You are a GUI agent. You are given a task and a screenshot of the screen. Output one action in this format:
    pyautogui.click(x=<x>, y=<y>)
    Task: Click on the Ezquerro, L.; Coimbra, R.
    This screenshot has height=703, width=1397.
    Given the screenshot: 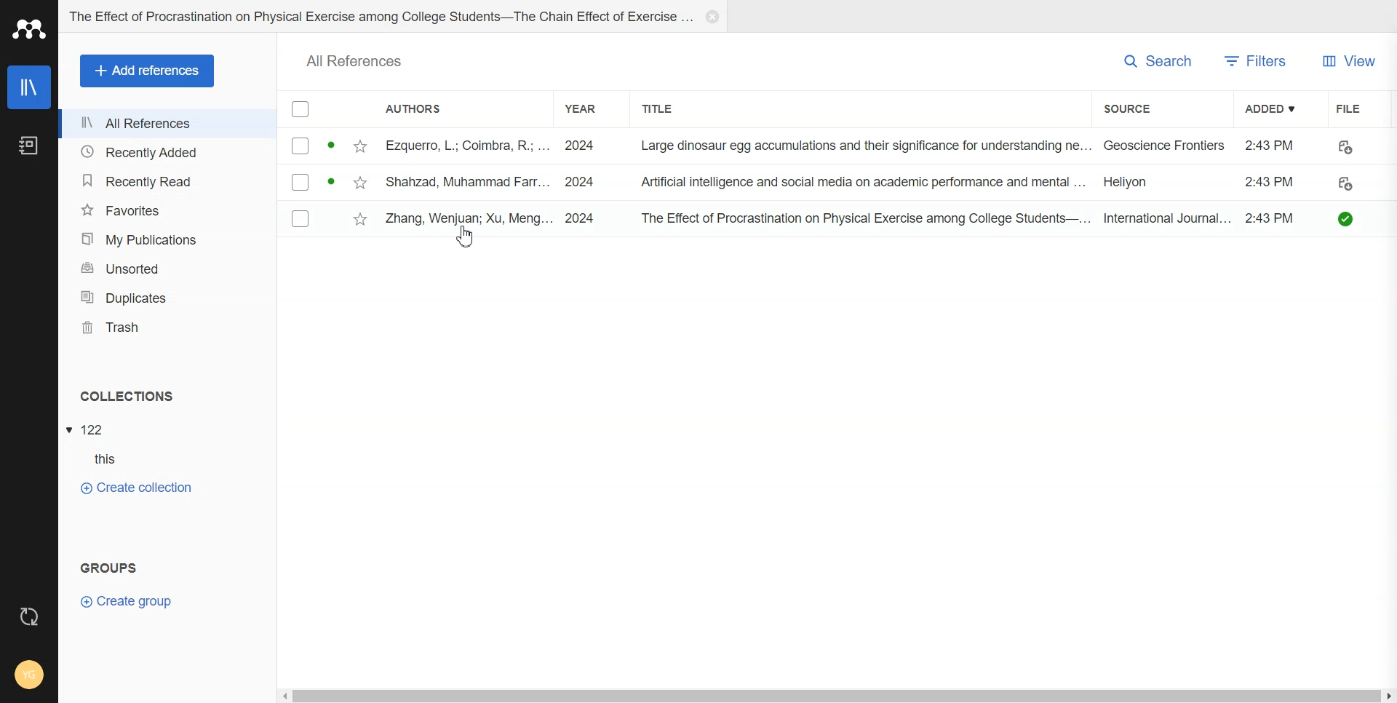 What is the action you would take?
    pyautogui.click(x=457, y=144)
    